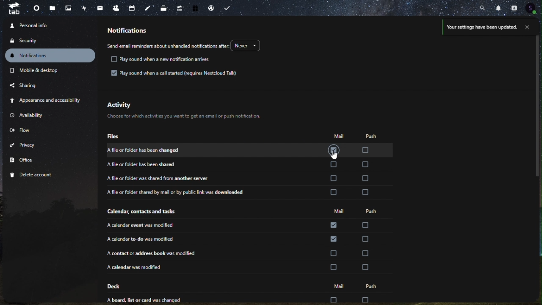  What do you see at coordinates (38, 175) in the screenshot?
I see `delete account` at bounding box center [38, 175].